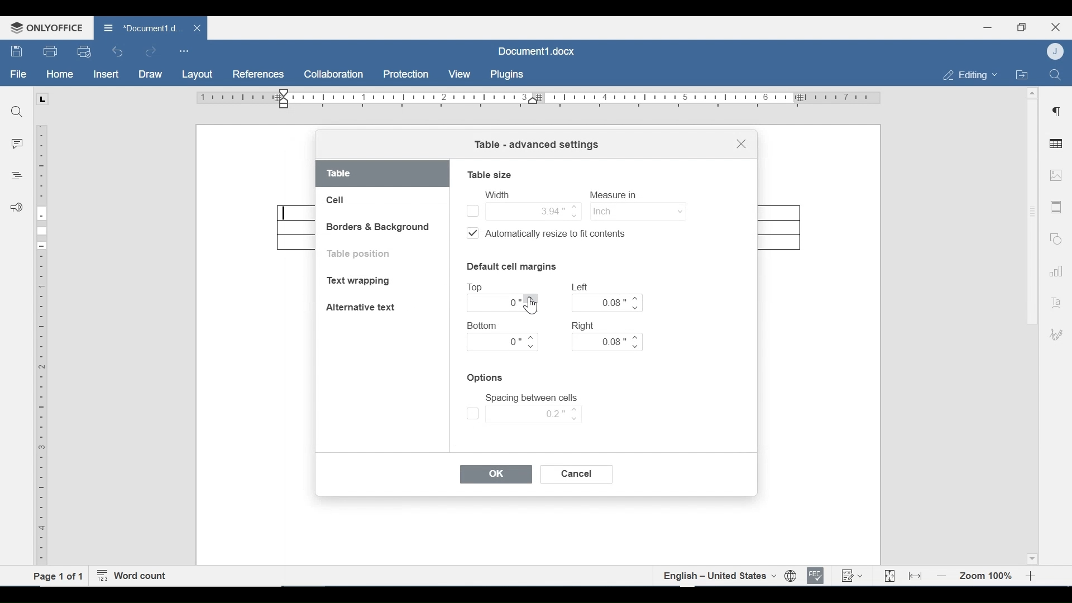 The width and height of the screenshot is (1072, 603). I want to click on 0.08, so click(608, 303).